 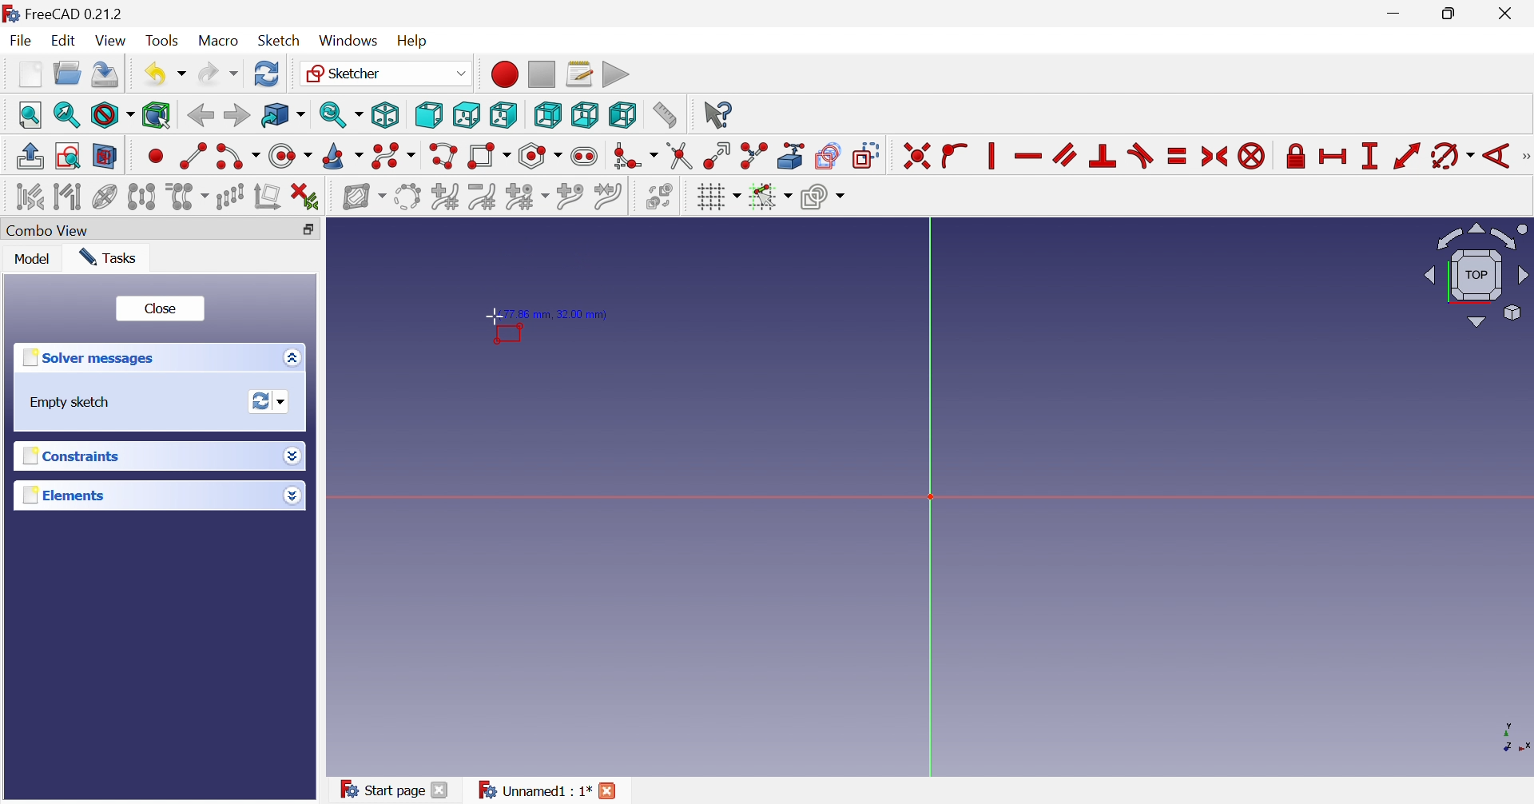 I want to click on Redo, so click(x=218, y=74).